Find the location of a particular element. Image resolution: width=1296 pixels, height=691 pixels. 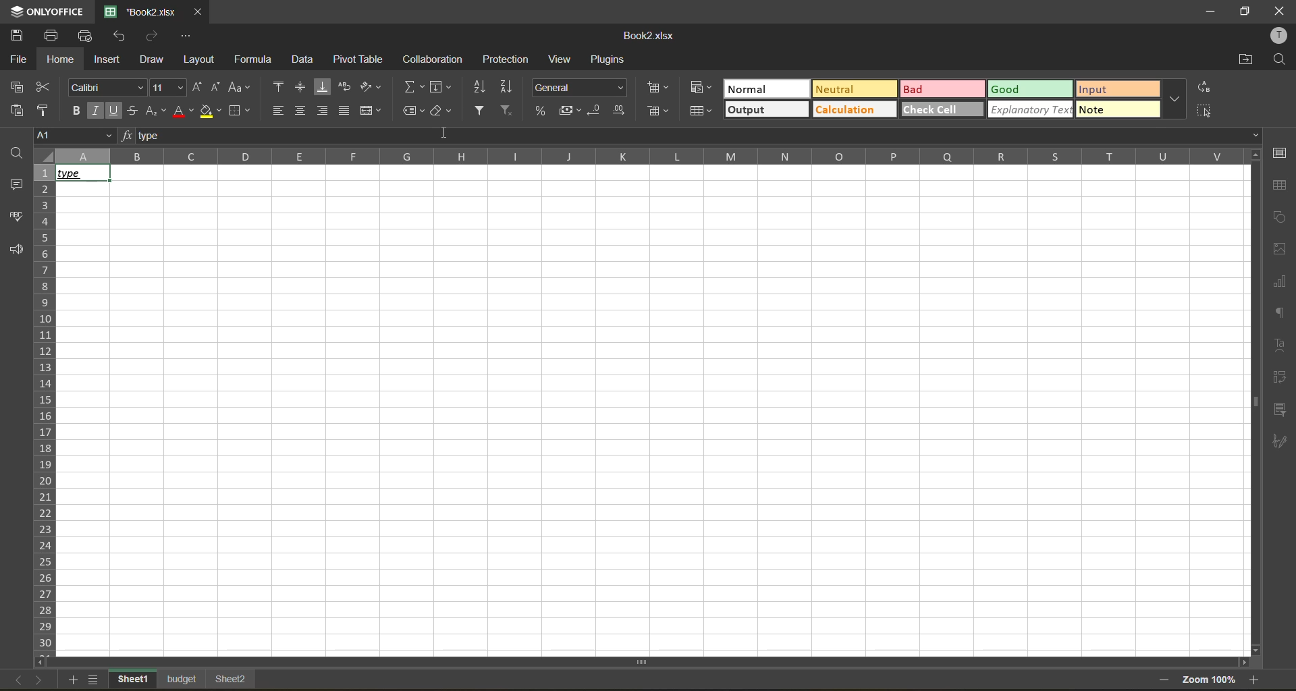

explanatory text is located at coordinates (1032, 110).